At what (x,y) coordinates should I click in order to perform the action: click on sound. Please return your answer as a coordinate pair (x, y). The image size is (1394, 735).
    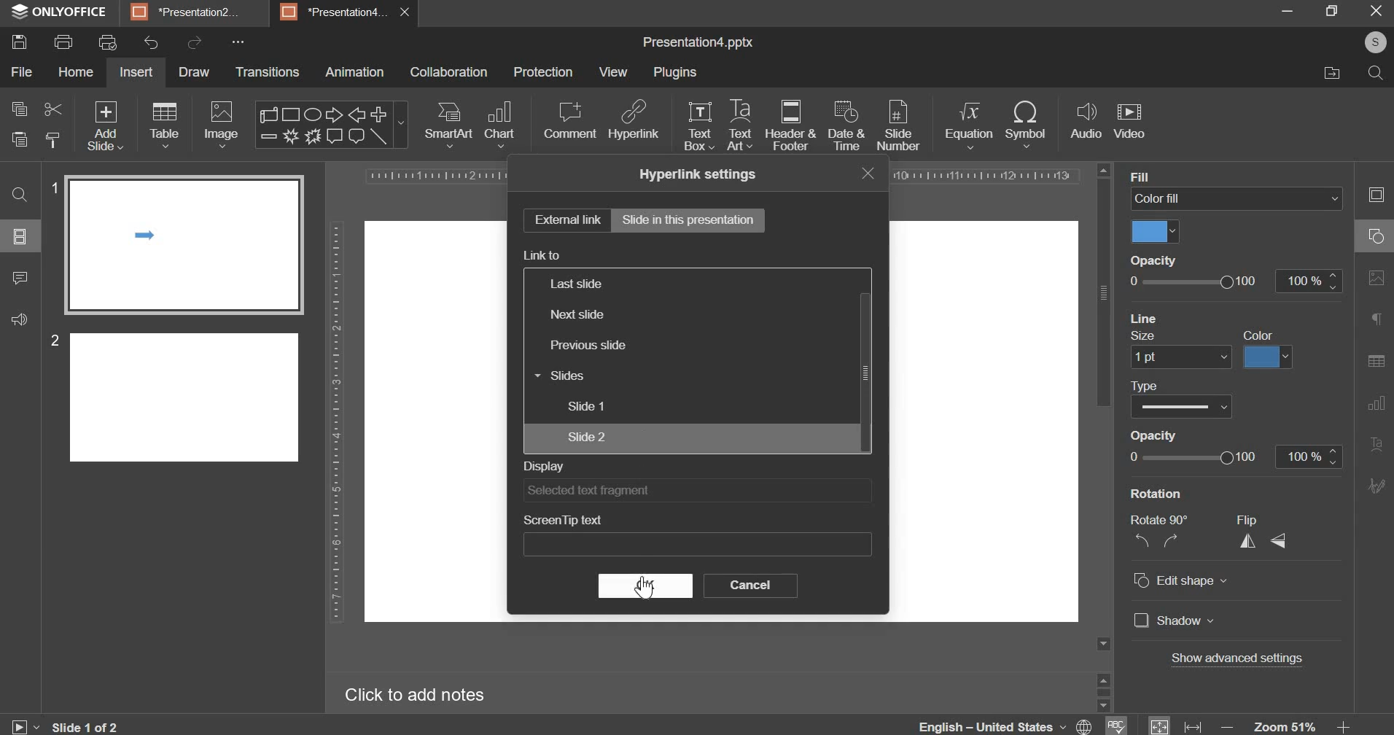
    Looking at the image, I should click on (19, 322).